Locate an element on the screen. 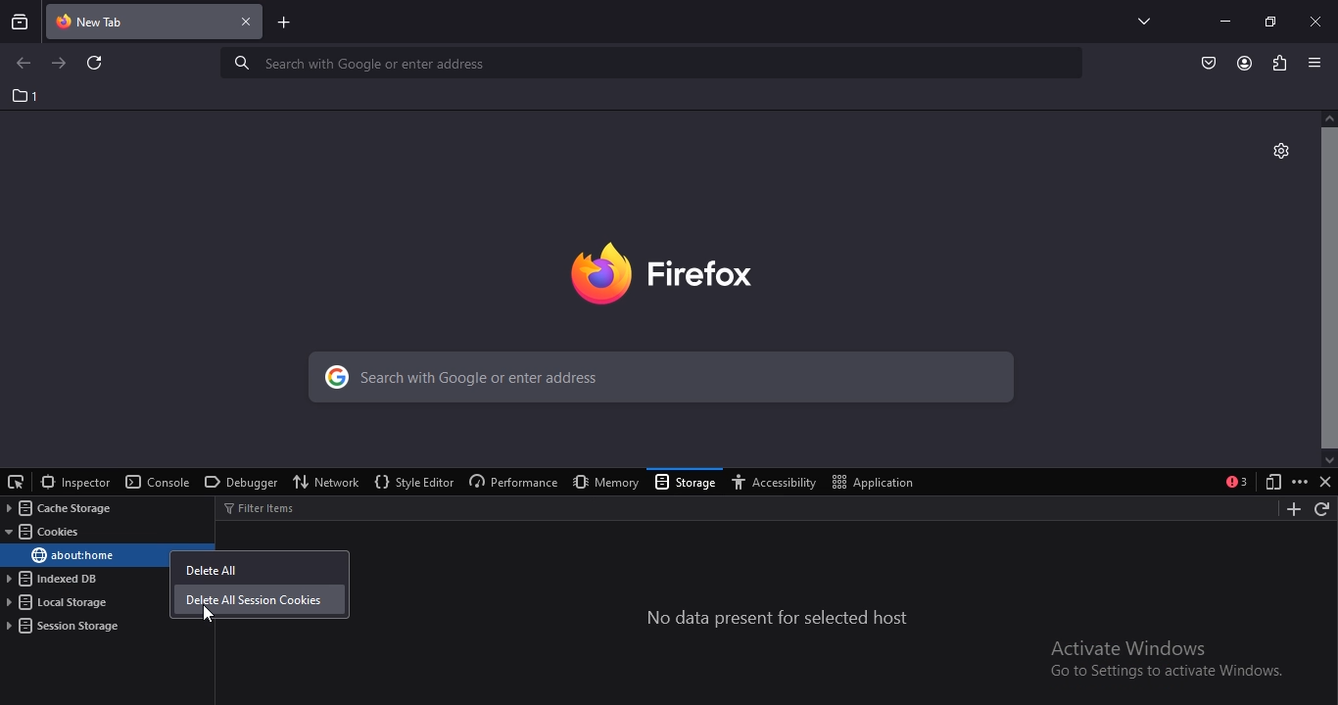 Image resolution: width=1338 pixels, height=705 pixels. close is located at coordinates (1326, 485).